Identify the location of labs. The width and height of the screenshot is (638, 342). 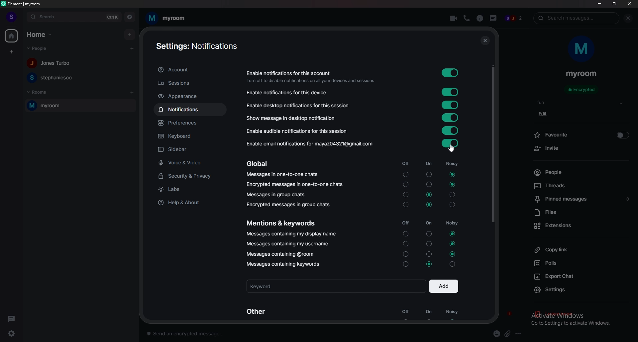
(190, 189).